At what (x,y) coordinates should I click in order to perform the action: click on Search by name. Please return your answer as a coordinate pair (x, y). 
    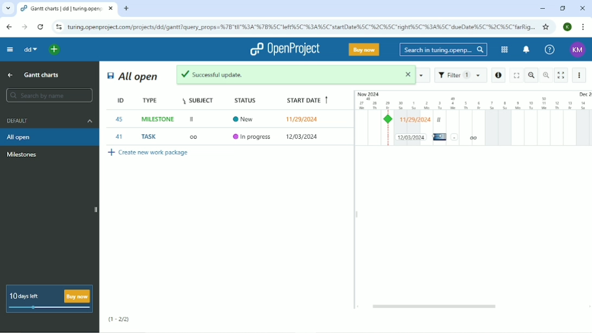
    Looking at the image, I should click on (48, 95).